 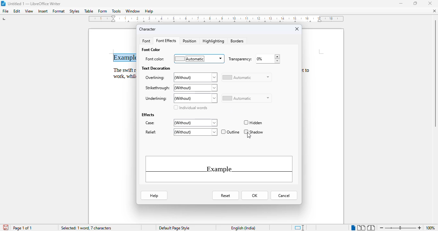 I want to click on effects, so click(x=147, y=115).